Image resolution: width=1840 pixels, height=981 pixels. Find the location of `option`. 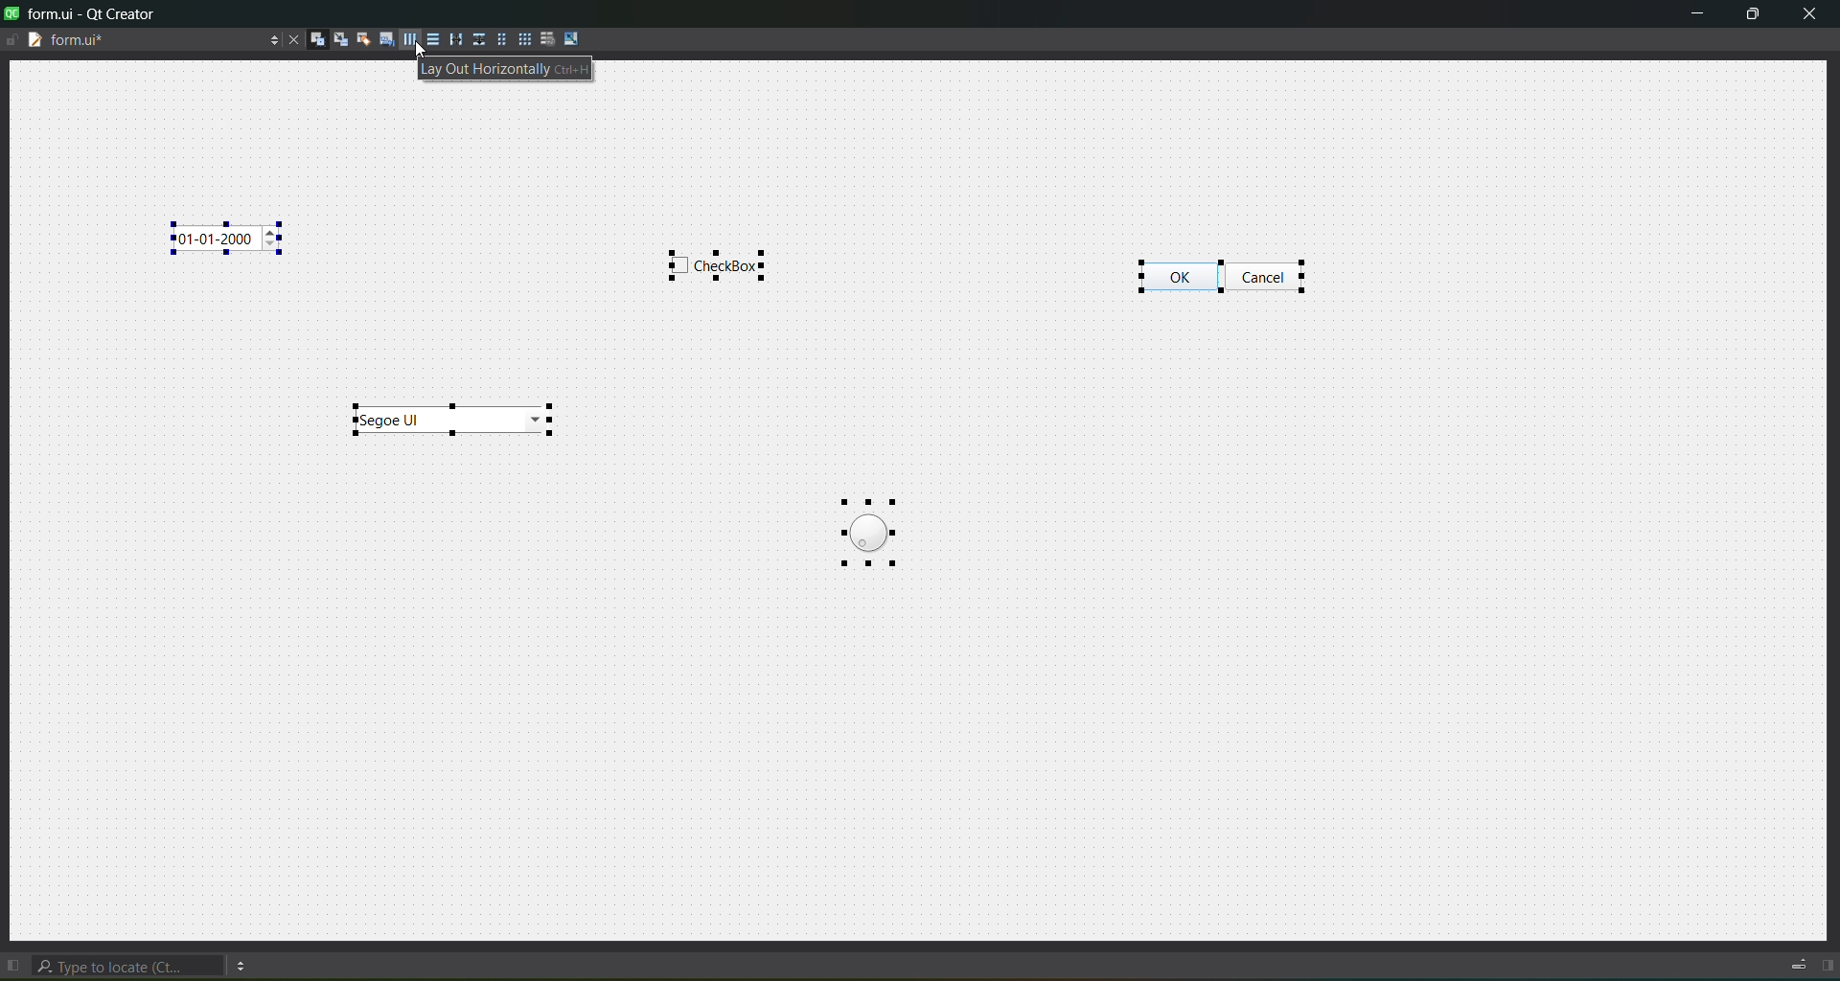

option is located at coordinates (244, 964).